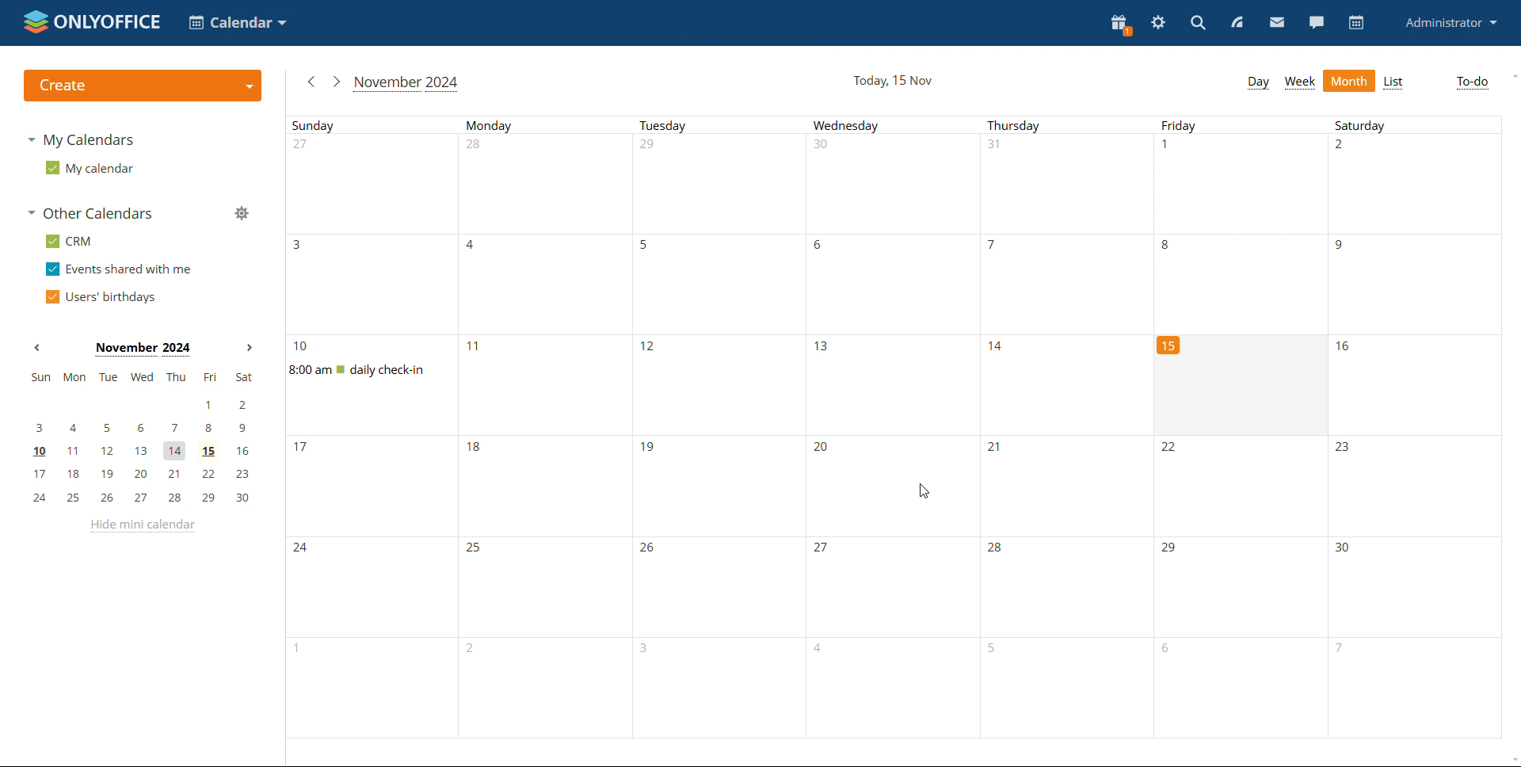 Image resolution: width=1521 pixels, height=767 pixels. I want to click on create, so click(142, 86).